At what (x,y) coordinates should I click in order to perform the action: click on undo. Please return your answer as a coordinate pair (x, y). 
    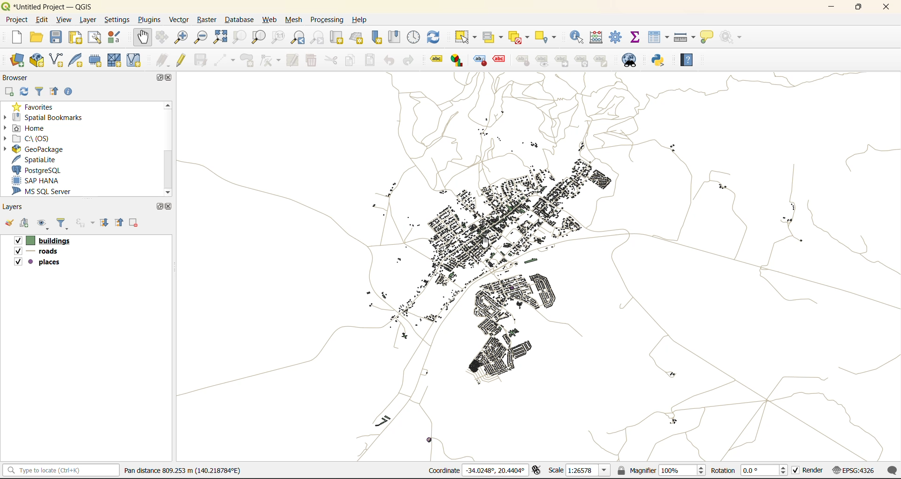
    Looking at the image, I should click on (390, 60).